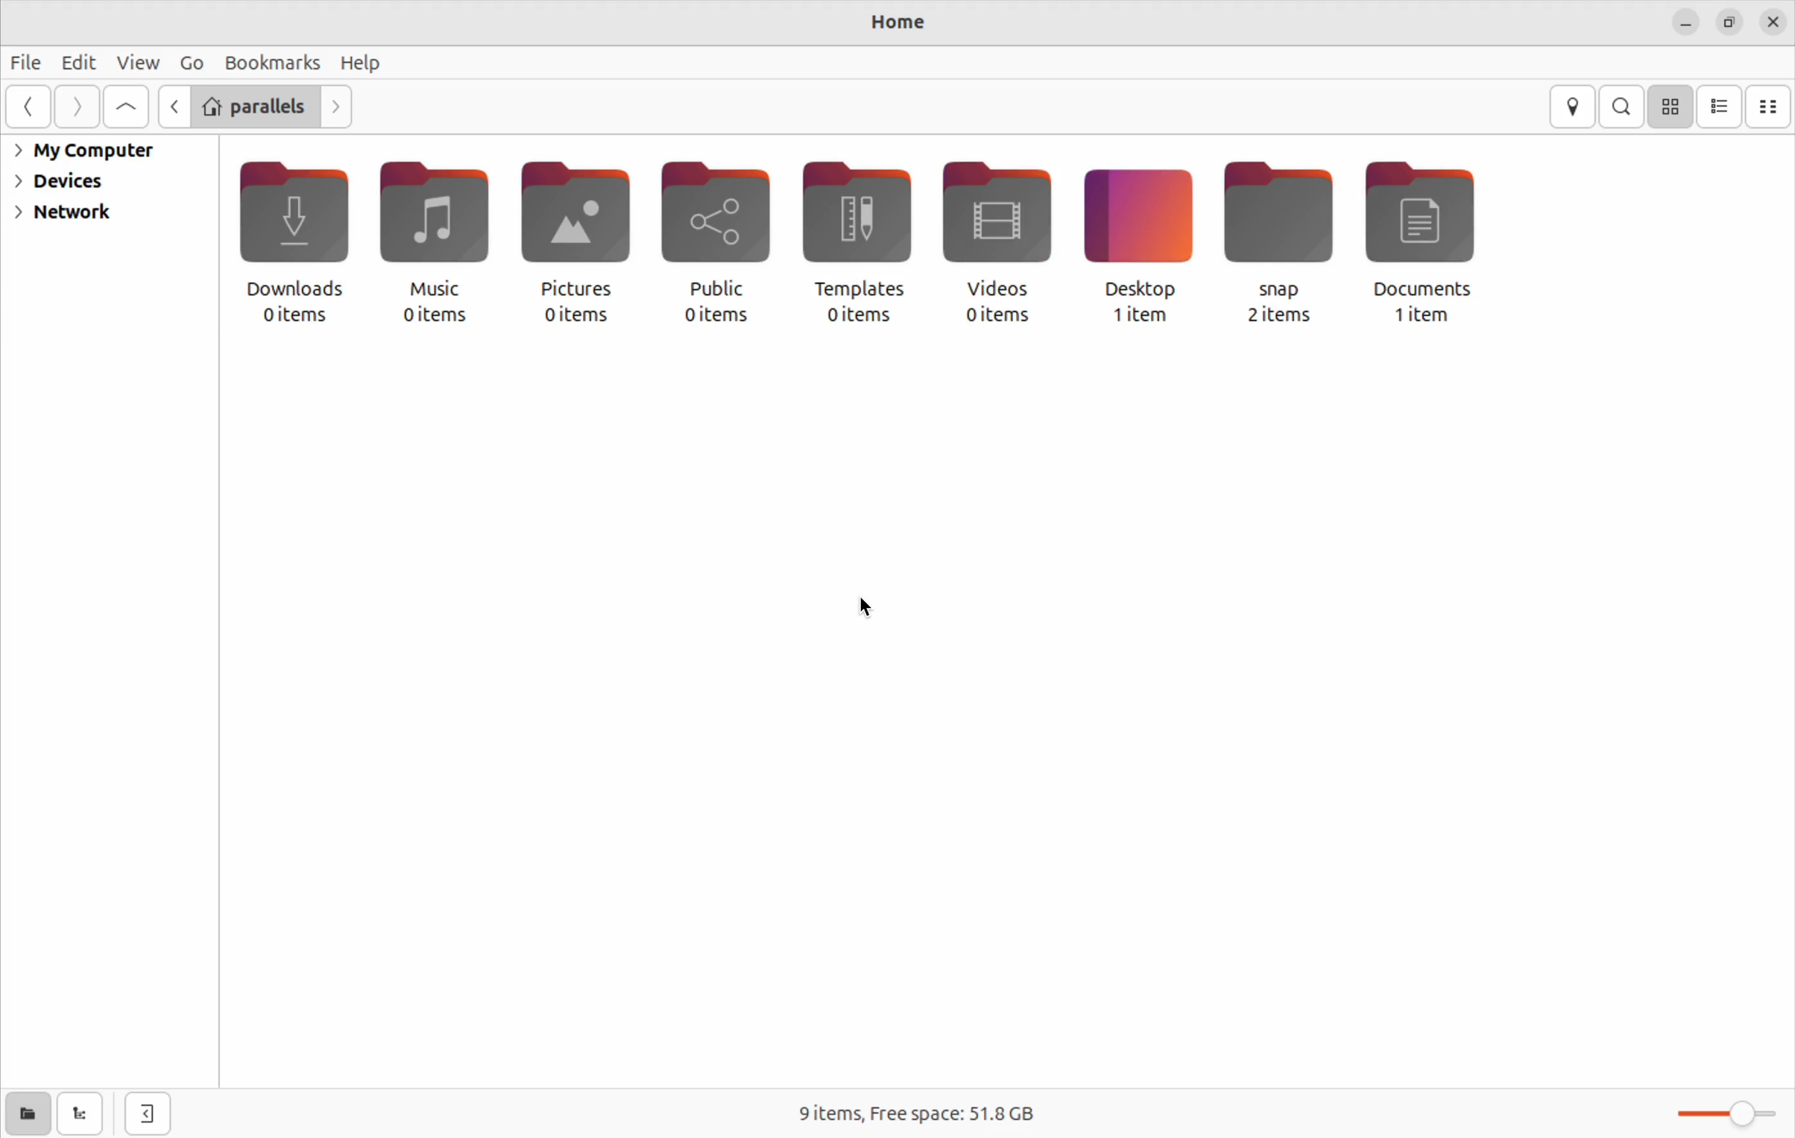 This screenshot has height=1138, width=1795. I want to click on next, so click(341, 107).